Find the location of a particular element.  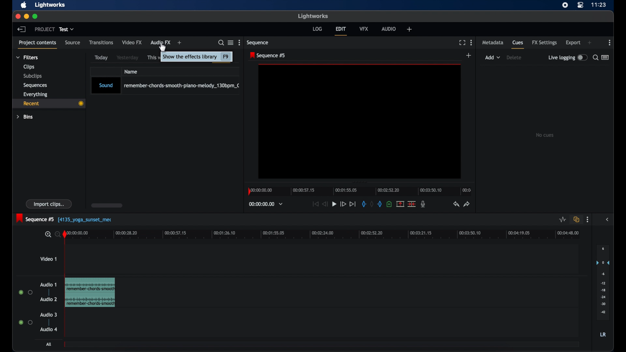

video fx is located at coordinates (132, 43).